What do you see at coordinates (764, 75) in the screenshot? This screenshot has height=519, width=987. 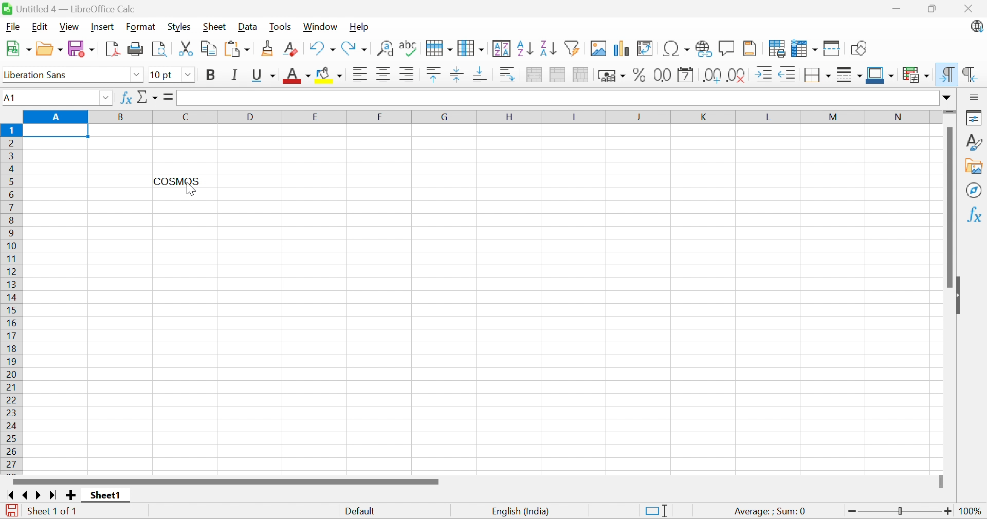 I see `Increase Indent` at bounding box center [764, 75].